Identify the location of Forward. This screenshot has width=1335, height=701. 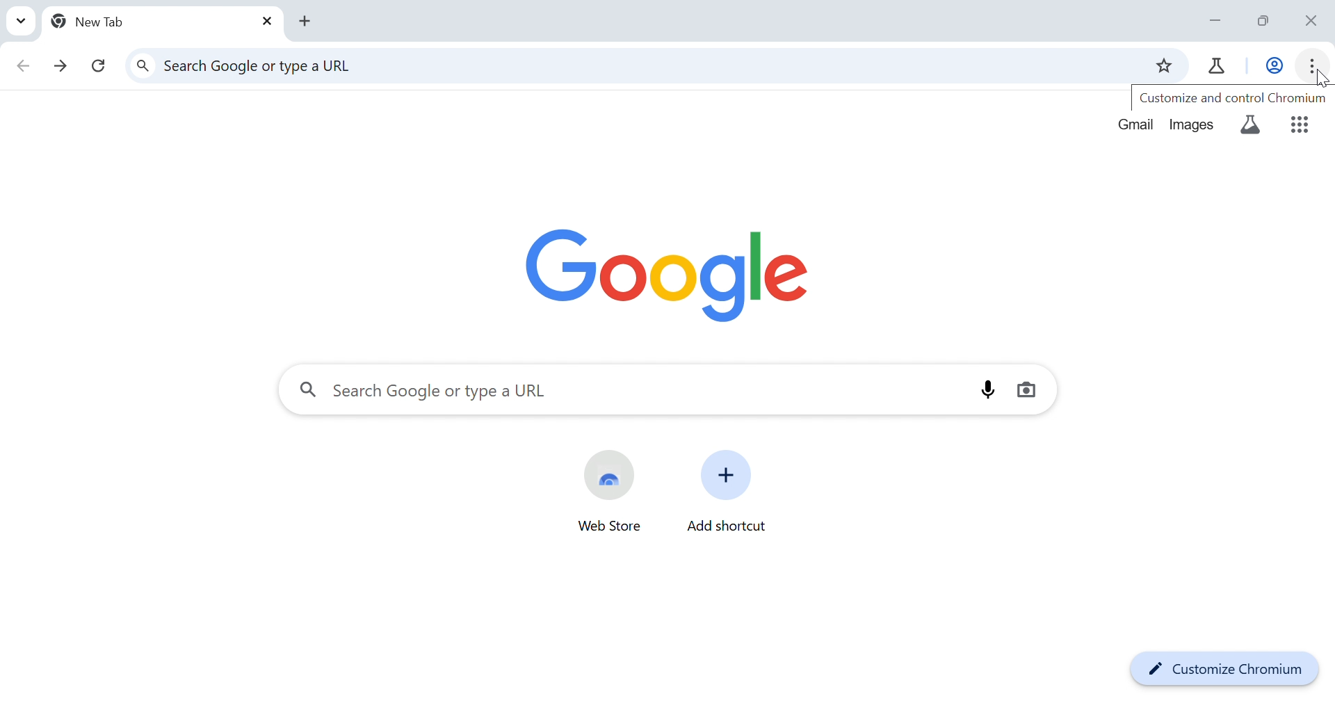
(62, 69).